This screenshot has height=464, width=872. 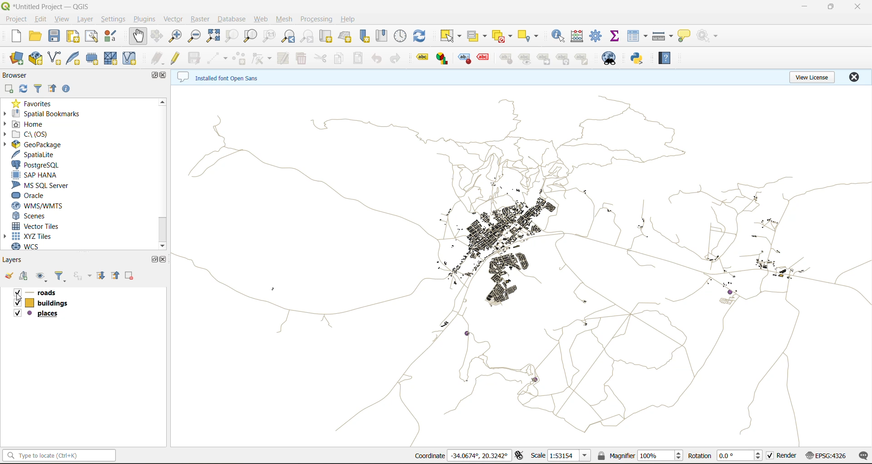 I want to click on close, so click(x=856, y=77).